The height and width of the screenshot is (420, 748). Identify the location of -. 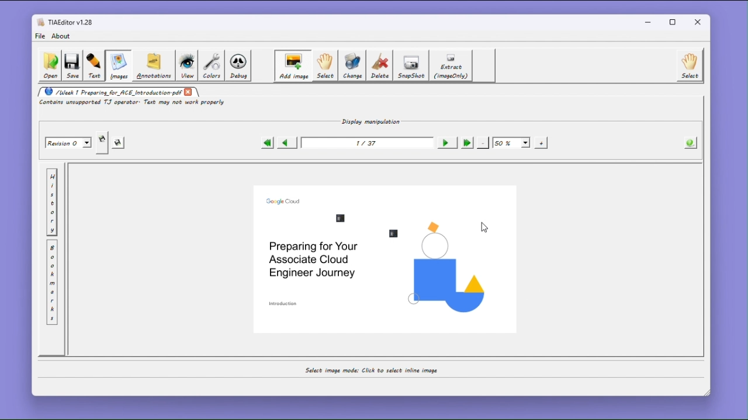
(483, 142).